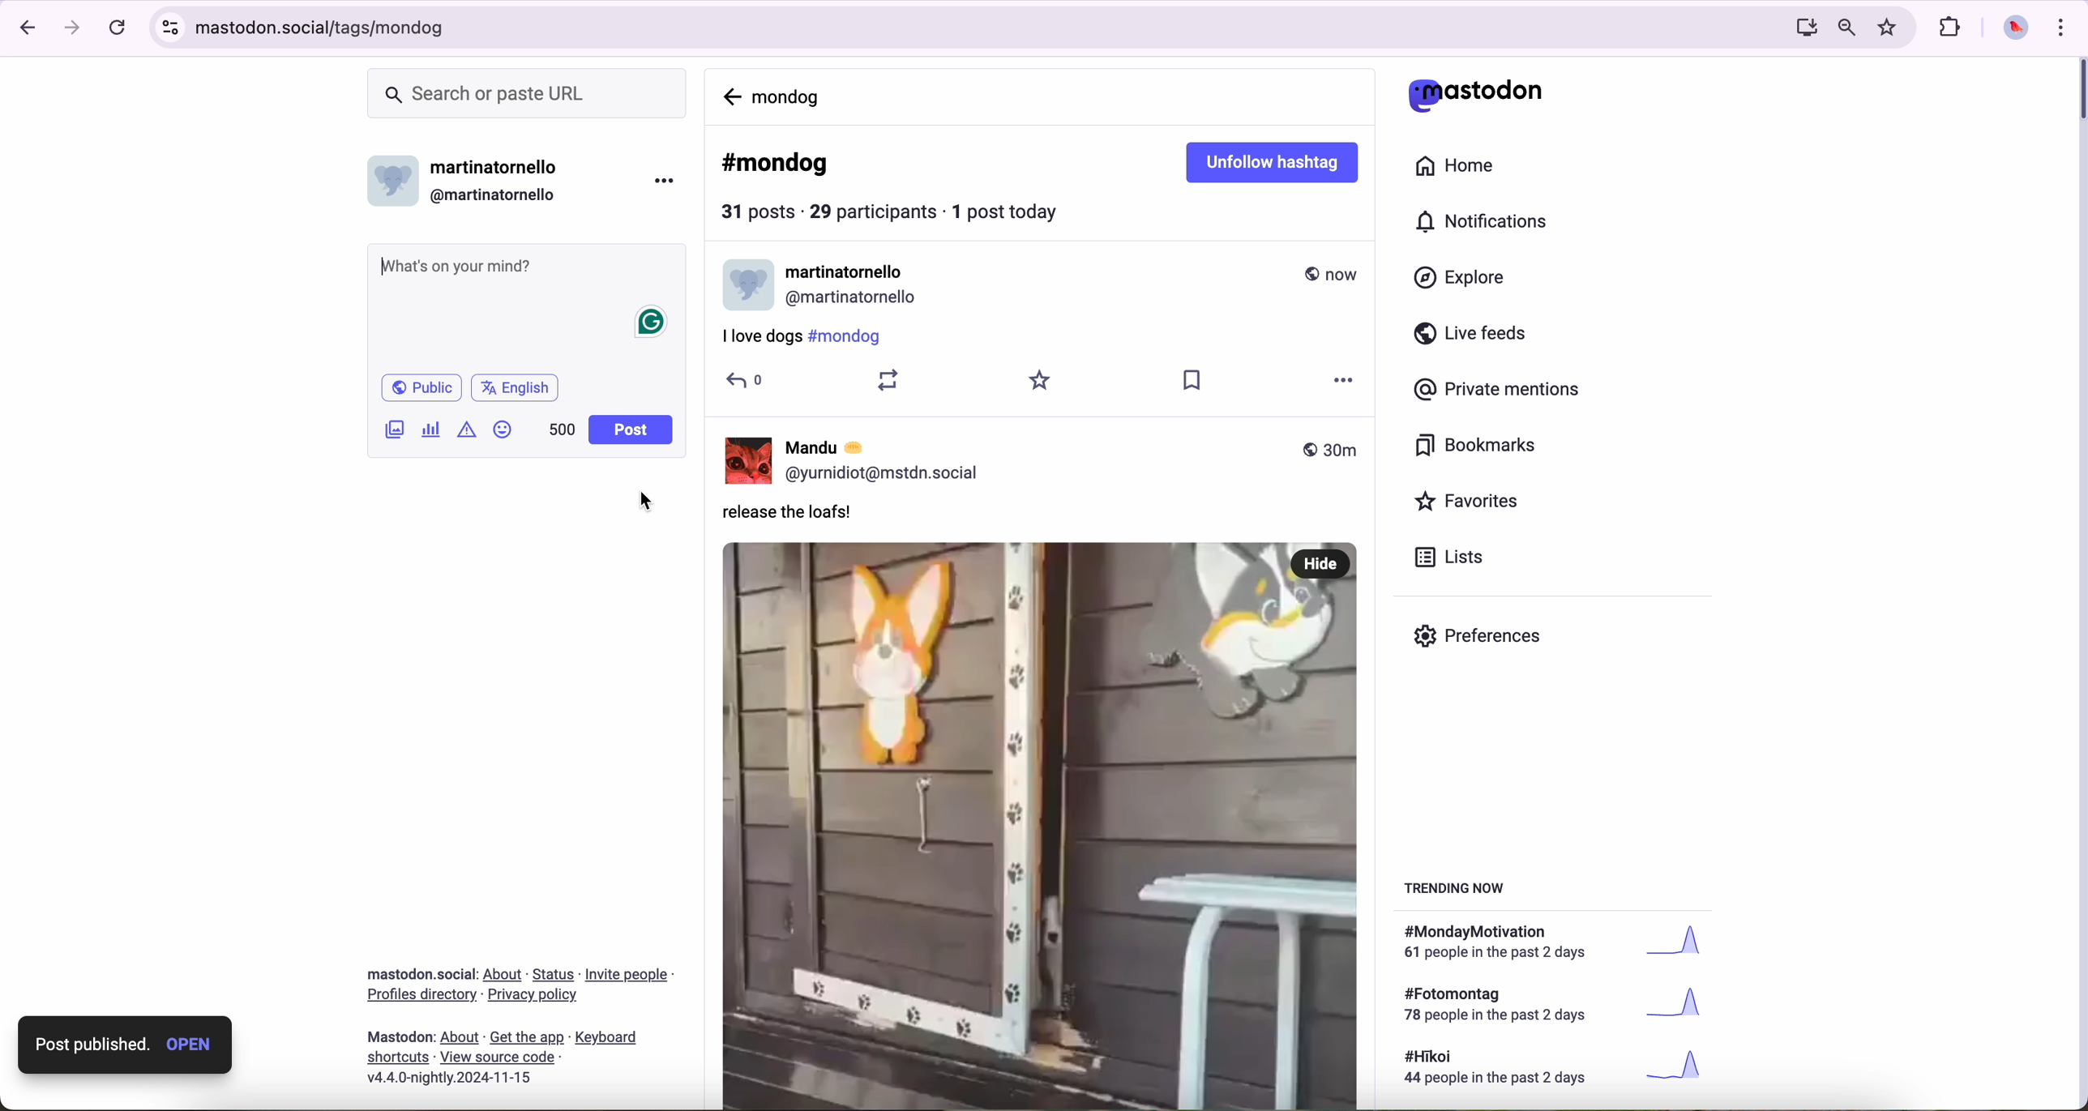 The height and width of the screenshot is (1111, 2088). I want to click on gif, so click(1040, 679).